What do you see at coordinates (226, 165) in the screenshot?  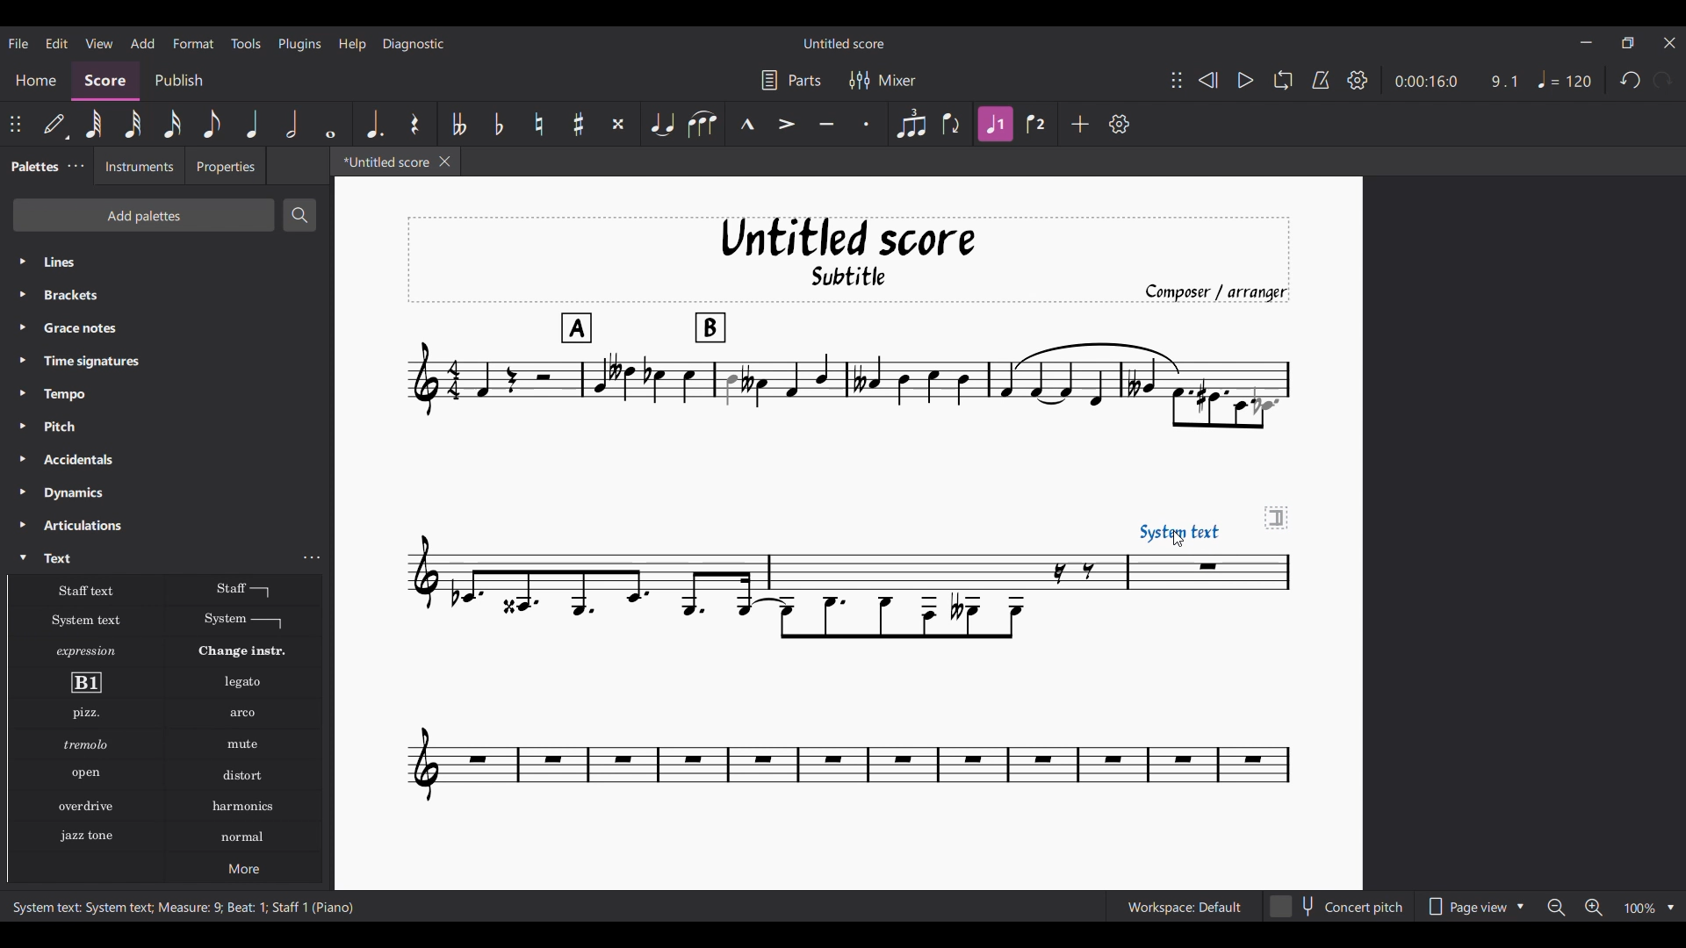 I see `Properties` at bounding box center [226, 165].